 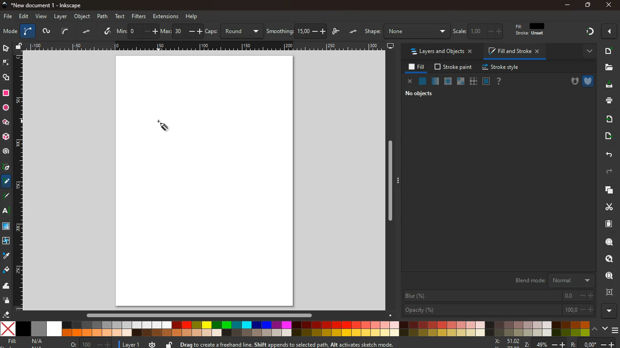 I want to click on color, so click(x=295, y=329).